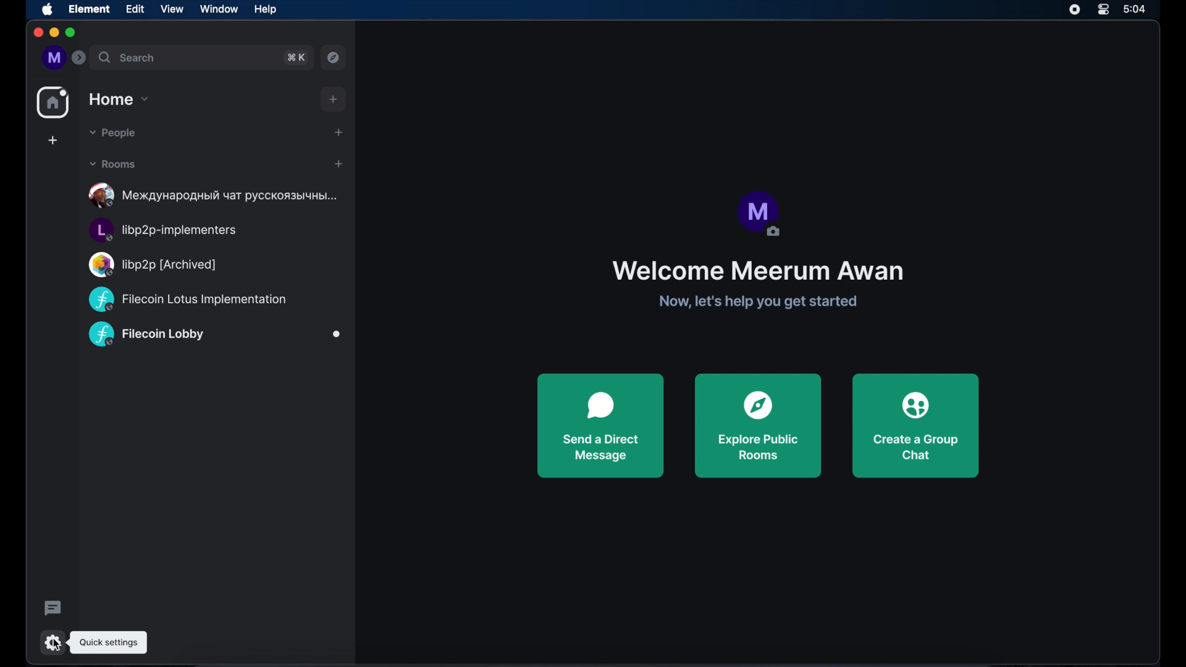 The image size is (1186, 667). Describe the element at coordinates (48, 10) in the screenshot. I see `apple icon` at that location.